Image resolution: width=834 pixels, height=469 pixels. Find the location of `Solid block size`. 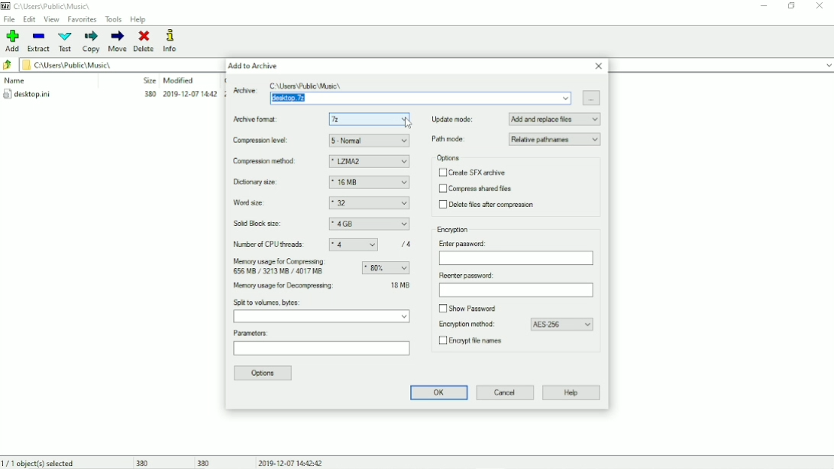

Solid block size is located at coordinates (322, 224).